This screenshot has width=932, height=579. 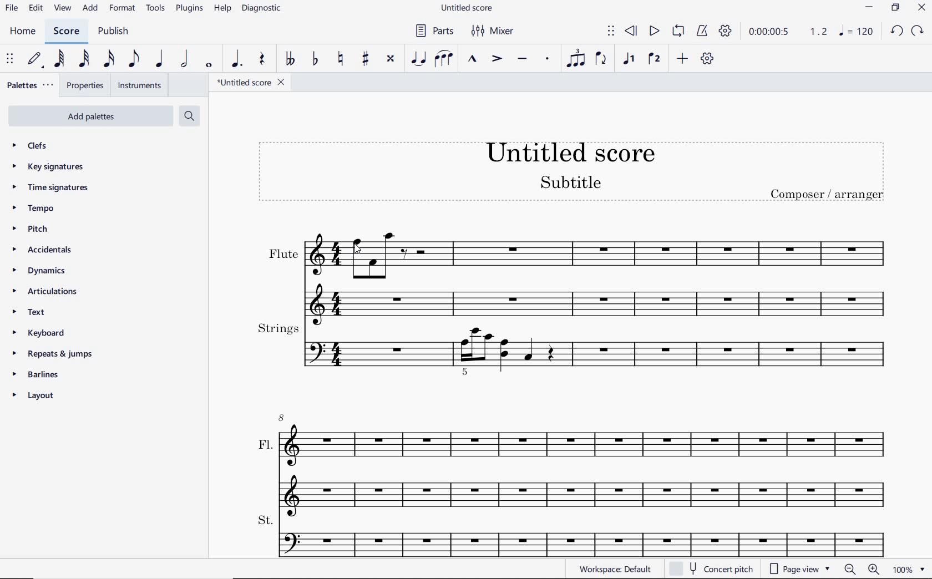 What do you see at coordinates (25, 32) in the screenshot?
I see `home` at bounding box center [25, 32].